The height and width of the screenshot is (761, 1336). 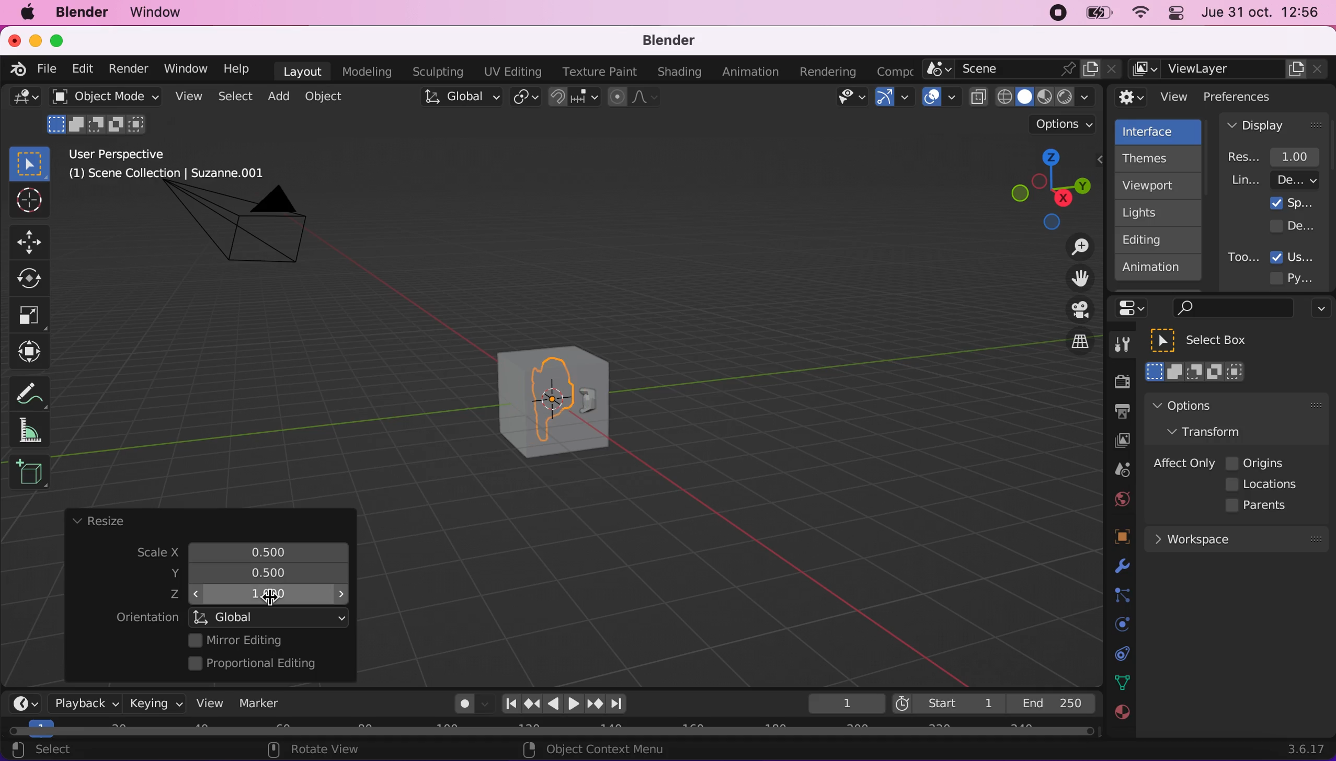 What do you see at coordinates (1256, 462) in the screenshot?
I see `origins` at bounding box center [1256, 462].